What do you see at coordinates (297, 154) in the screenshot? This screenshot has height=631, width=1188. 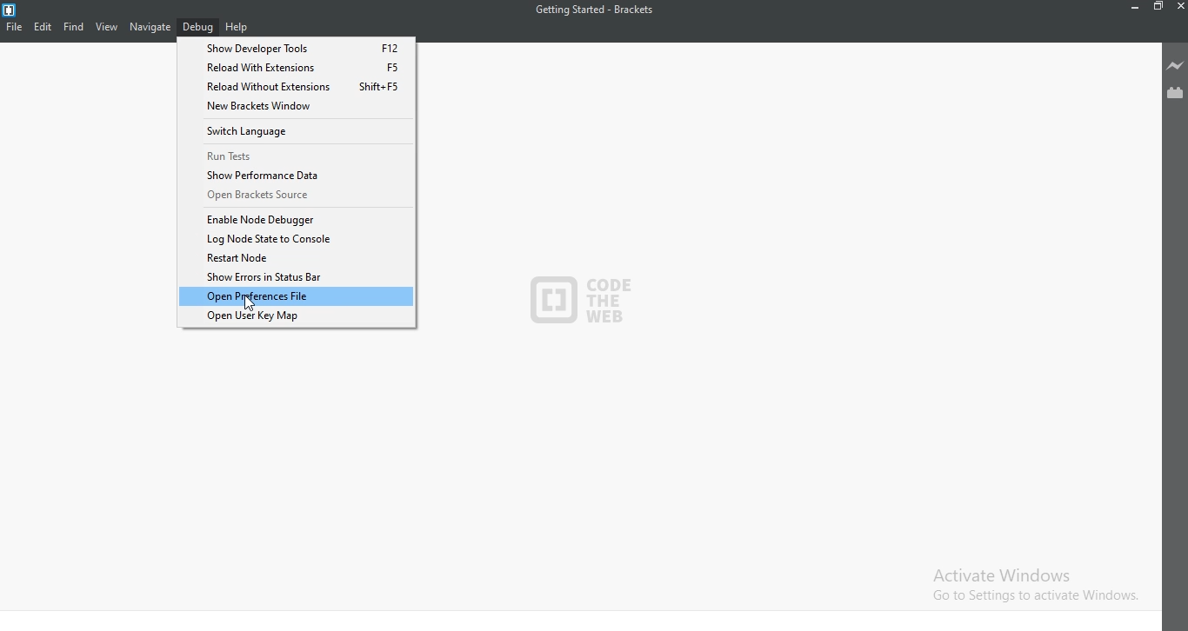 I see `run tests` at bounding box center [297, 154].